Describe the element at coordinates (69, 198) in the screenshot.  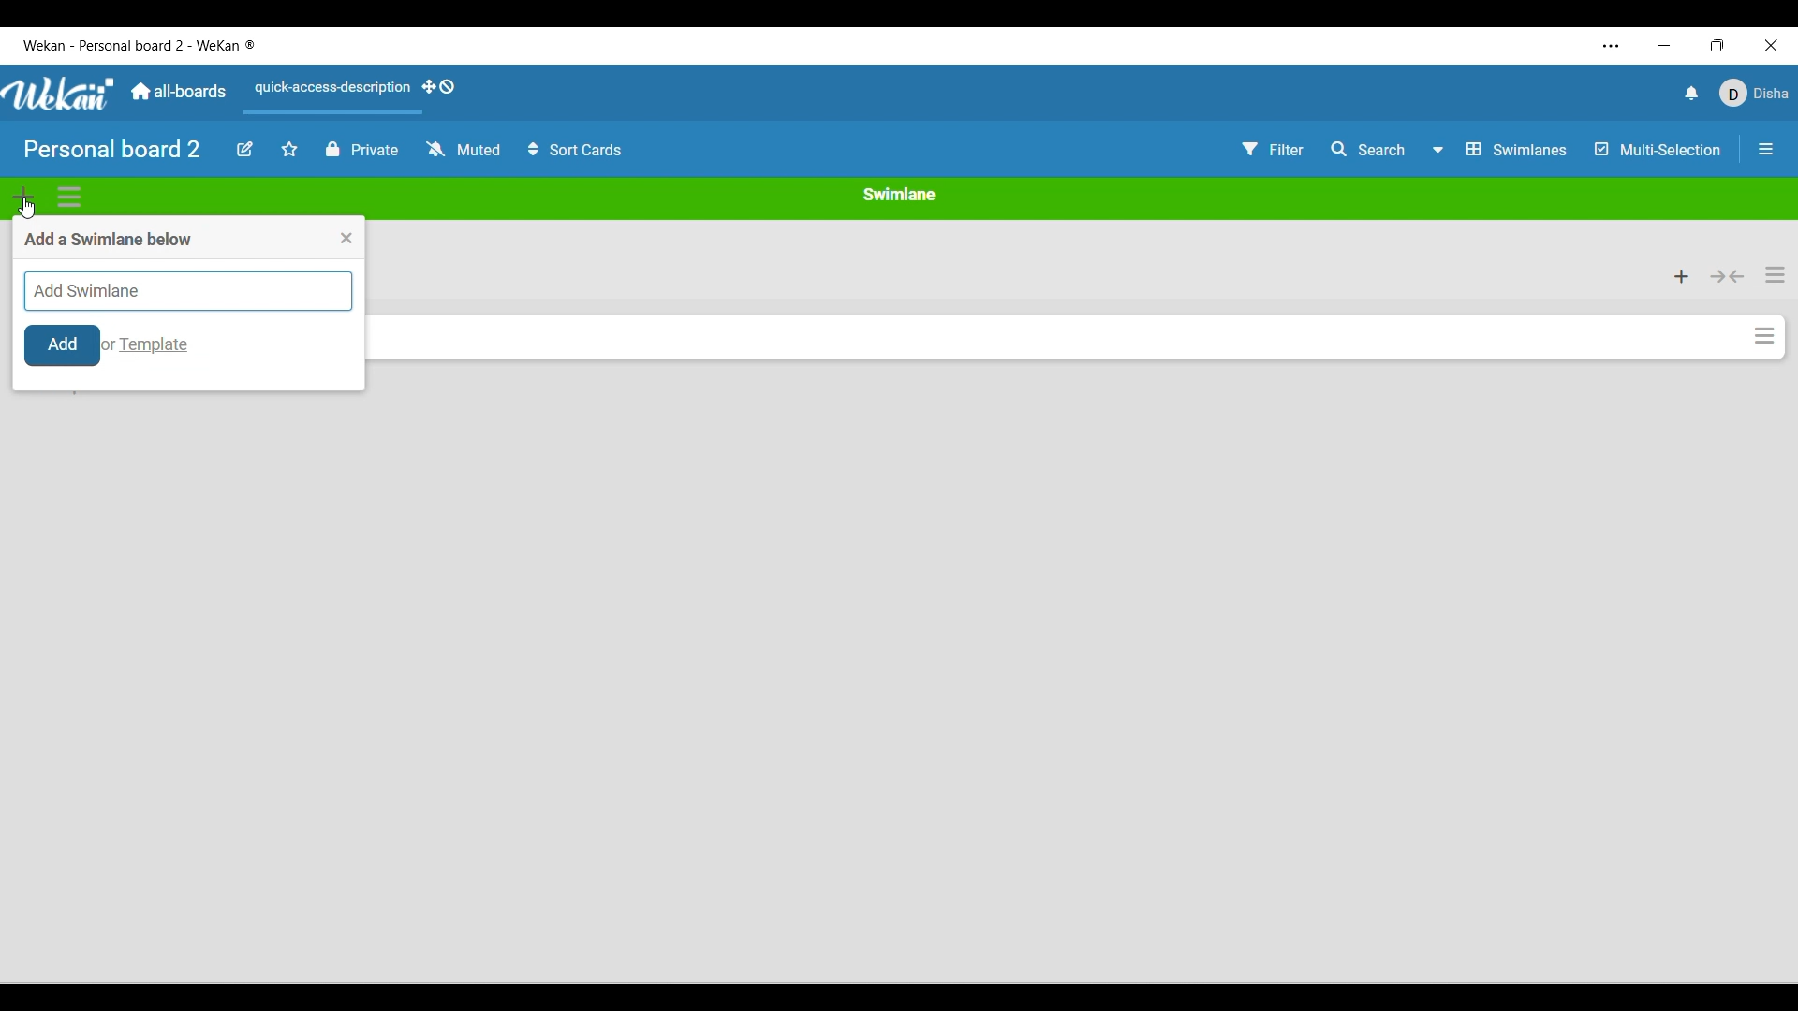
I see `Swimlane actions` at that location.